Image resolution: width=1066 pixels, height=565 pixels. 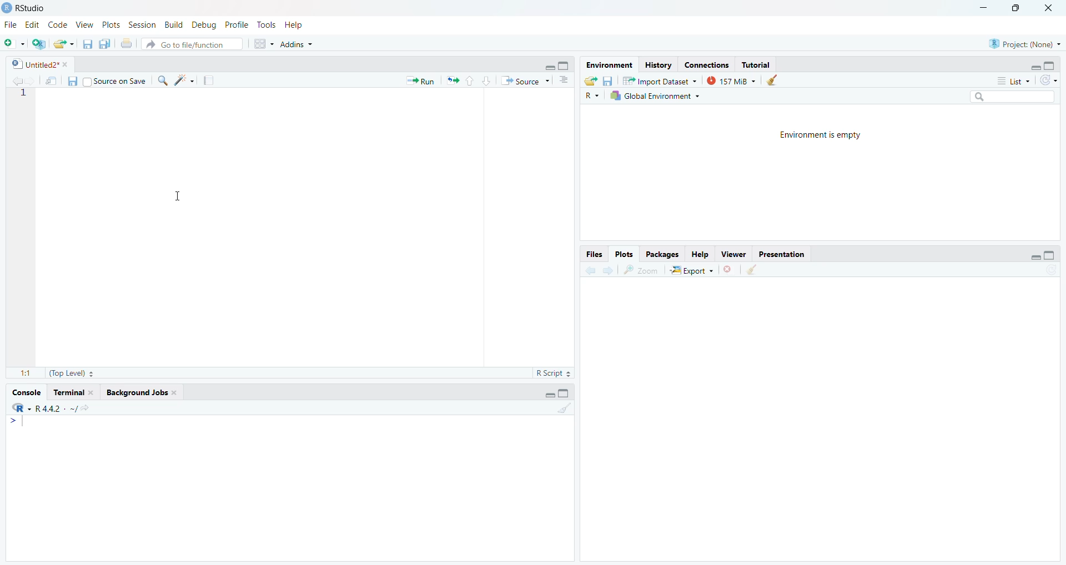 I want to click on clear console, so click(x=564, y=409).